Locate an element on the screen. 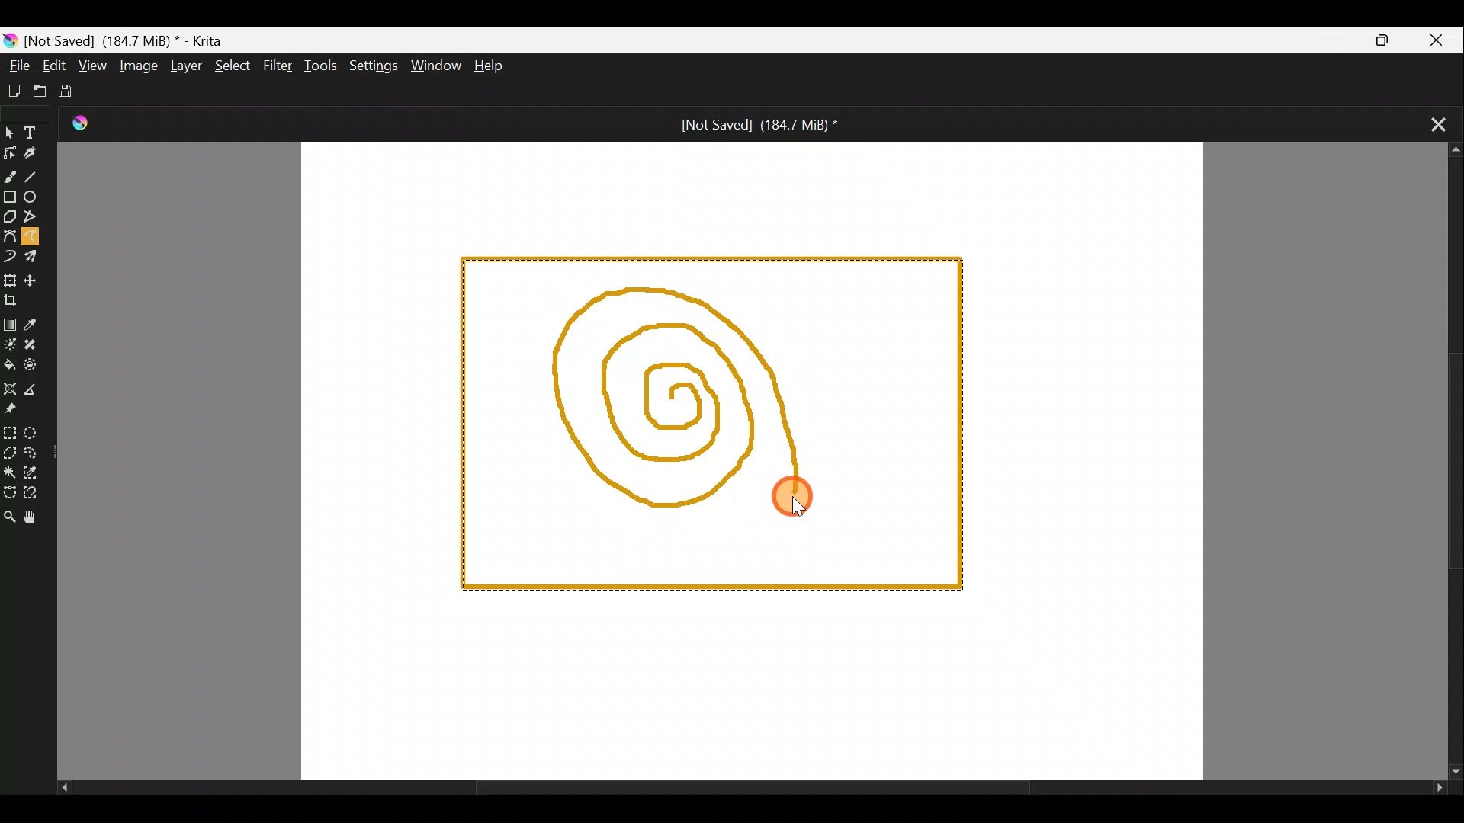 The height and width of the screenshot is (823, 1464). [Not Saved] (184.7 MiB) * is located at coordinates (763, 125).